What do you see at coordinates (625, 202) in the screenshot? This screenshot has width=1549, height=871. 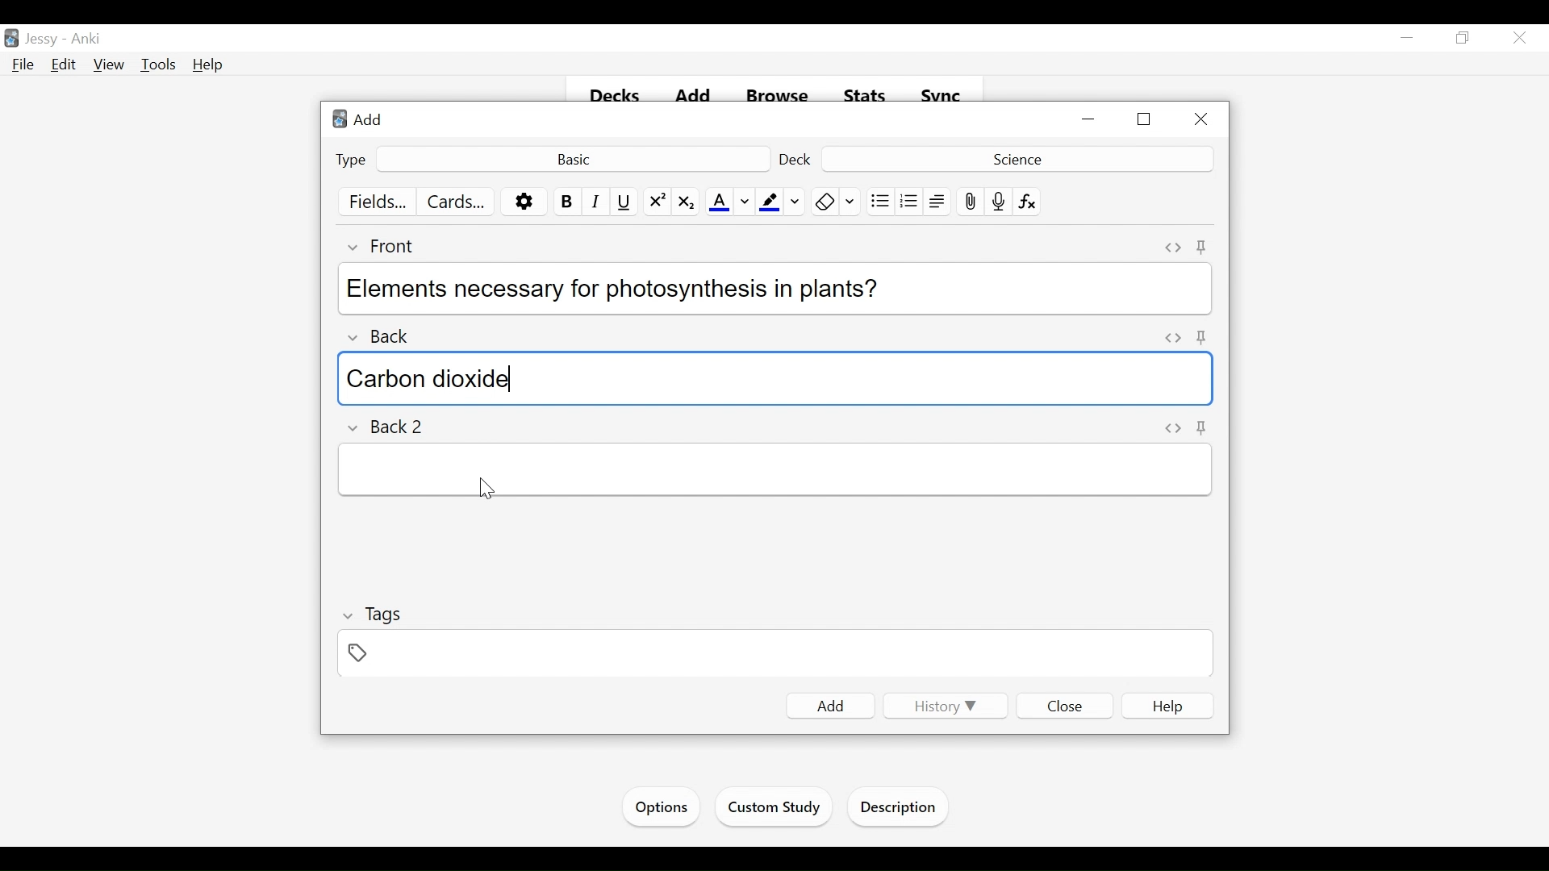 I see `Underline` at bounding box center [625, 202].